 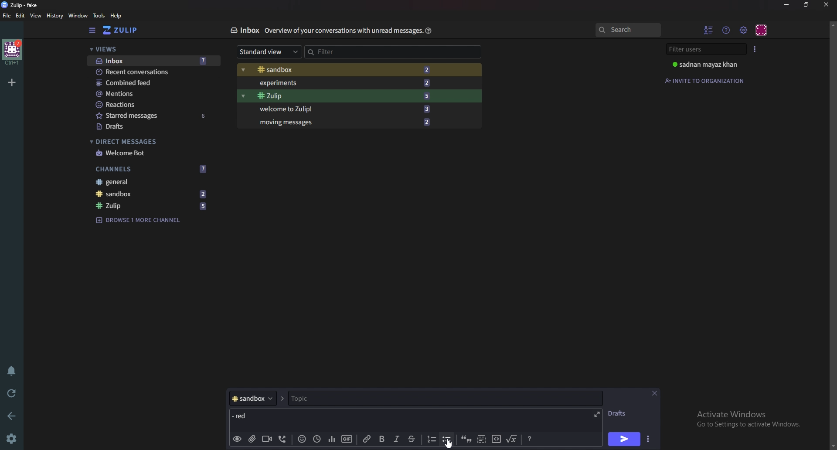 What do you see at coordinates (153, 105) in the screenshot?
I see `Reactions` at bounding box center [153, 105].